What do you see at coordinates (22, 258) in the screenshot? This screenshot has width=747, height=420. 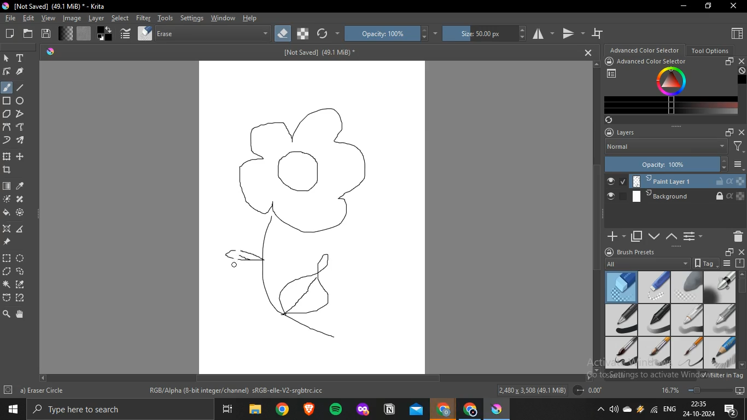 I see `ellptical selection tool` at bounding box center [22, 258].